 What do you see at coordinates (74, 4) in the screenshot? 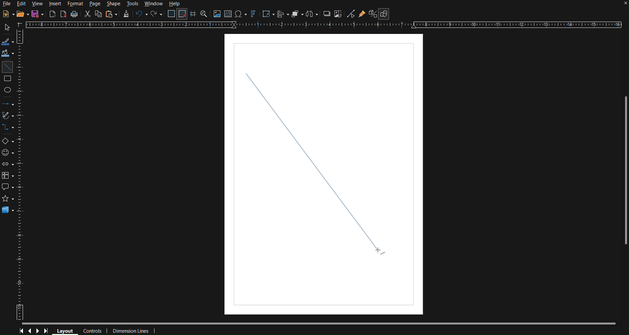
I see `Format` at bounding box center [74, 4].